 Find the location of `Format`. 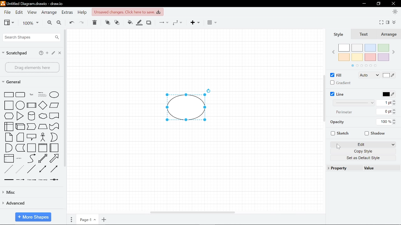

Format is located at coordinates (388, 22).